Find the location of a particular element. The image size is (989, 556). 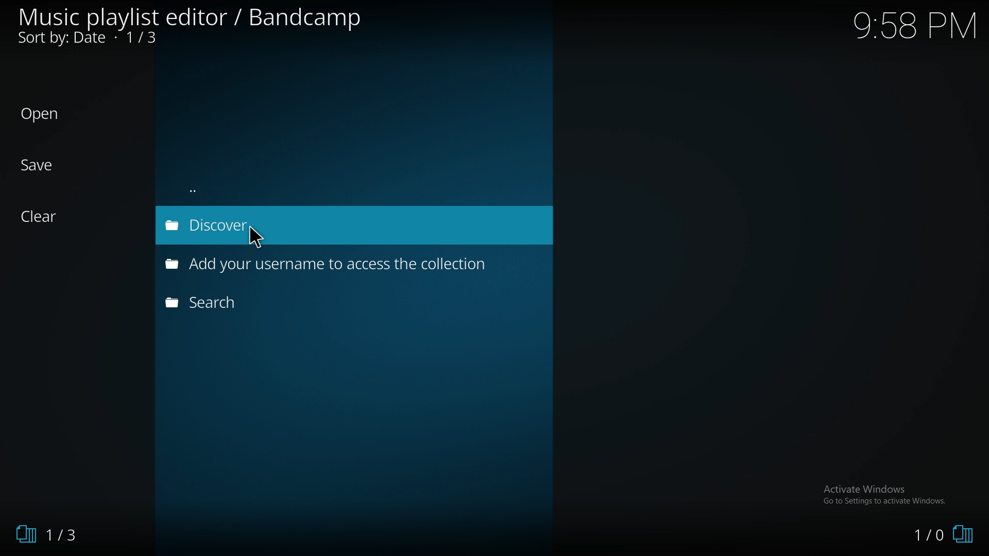

search is located at coordinates (293, 302).